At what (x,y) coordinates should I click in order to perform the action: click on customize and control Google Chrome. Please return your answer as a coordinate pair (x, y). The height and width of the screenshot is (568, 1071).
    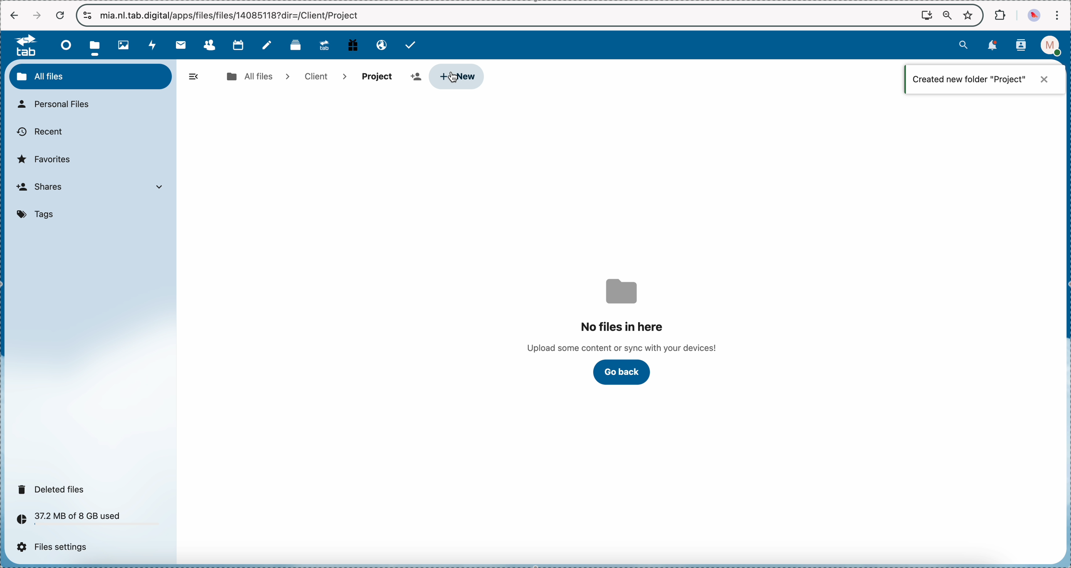
    Looking at the image, I should click on (1056, 15).